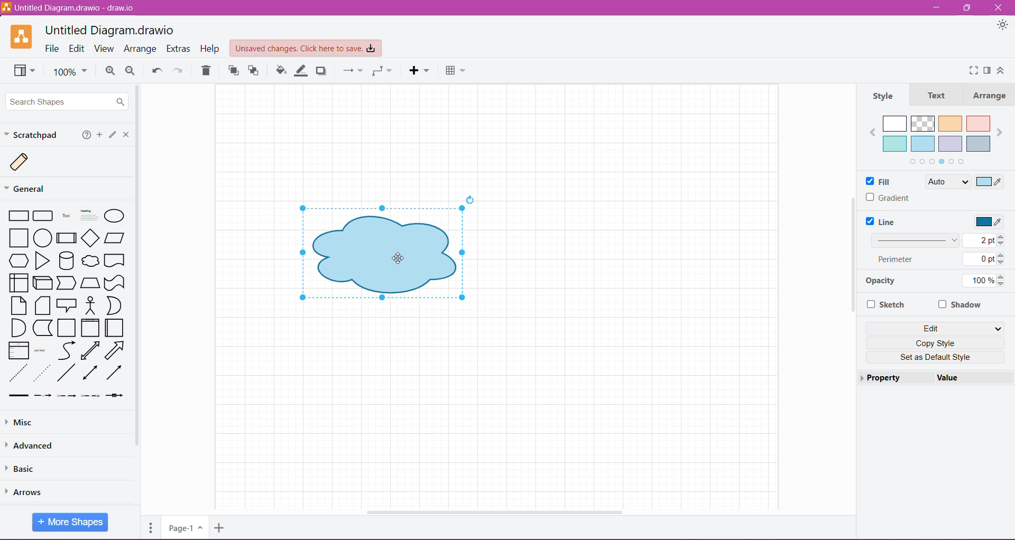  I want to click on Connection, so click(352, 71).